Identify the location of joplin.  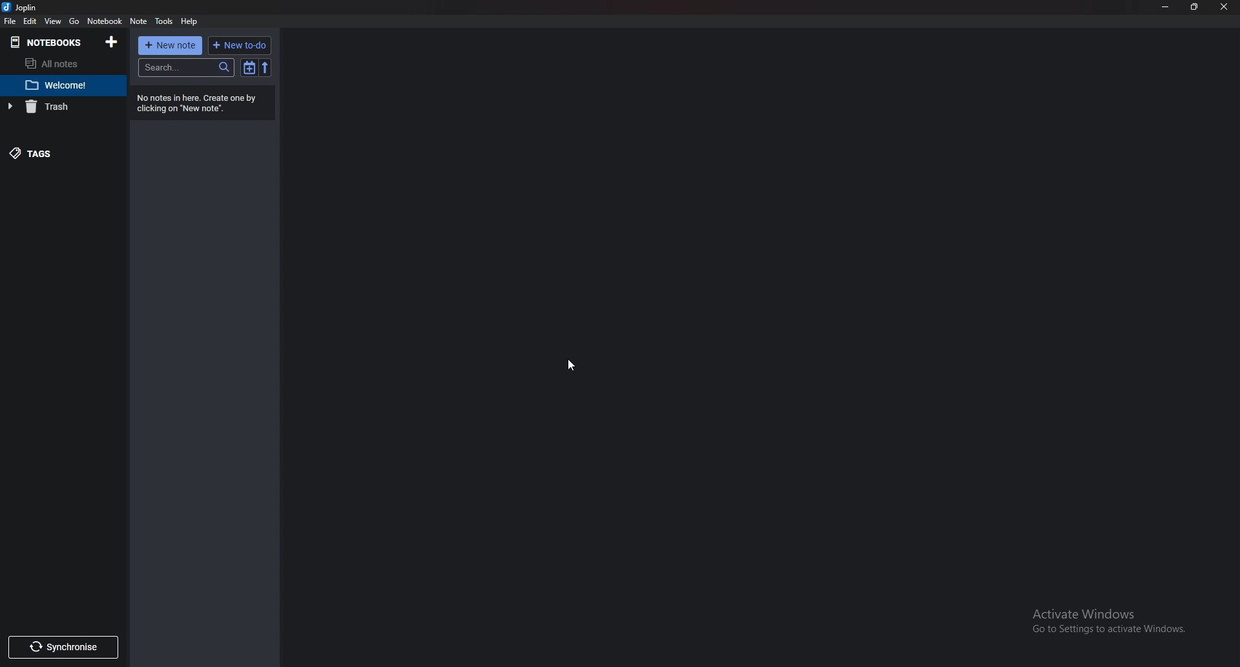
(24, 7).